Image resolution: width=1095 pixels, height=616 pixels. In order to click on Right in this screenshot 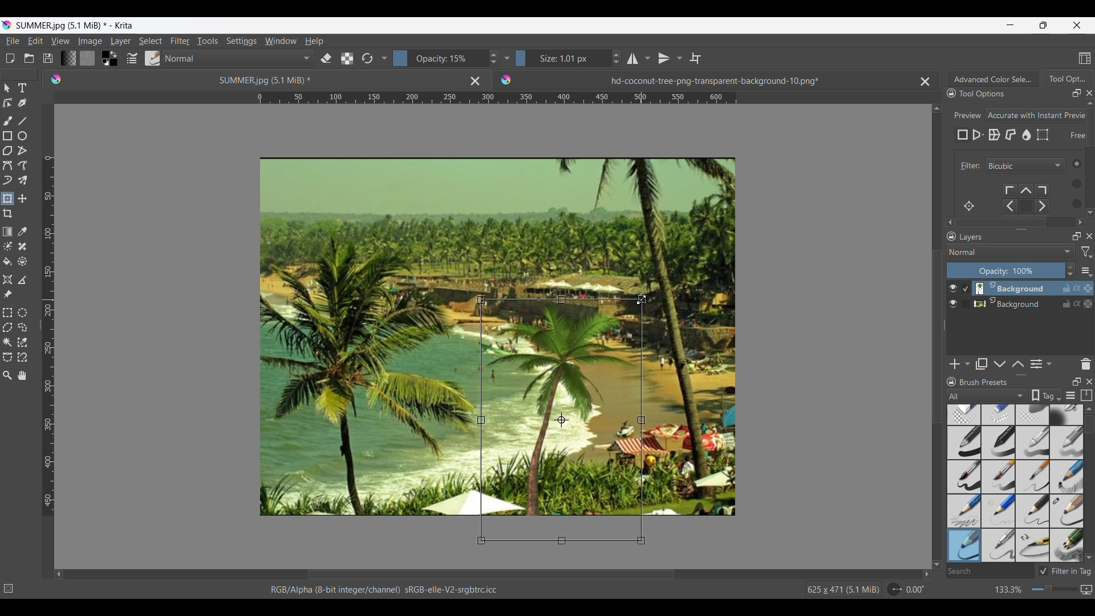, I will do `click(1078, 221)`.